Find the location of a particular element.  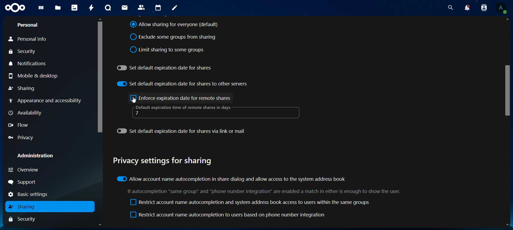

exclude some groups from sharing is located at coordinates (175, 37).